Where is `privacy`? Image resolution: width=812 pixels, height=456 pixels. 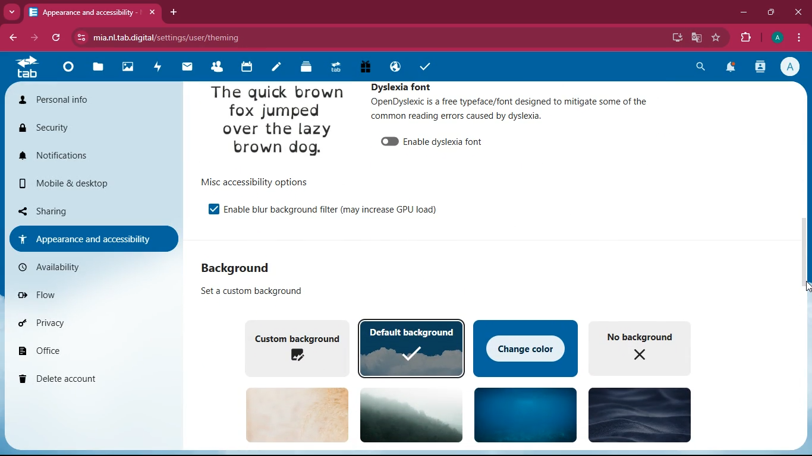
privacy is located at coordinates (81, 322).